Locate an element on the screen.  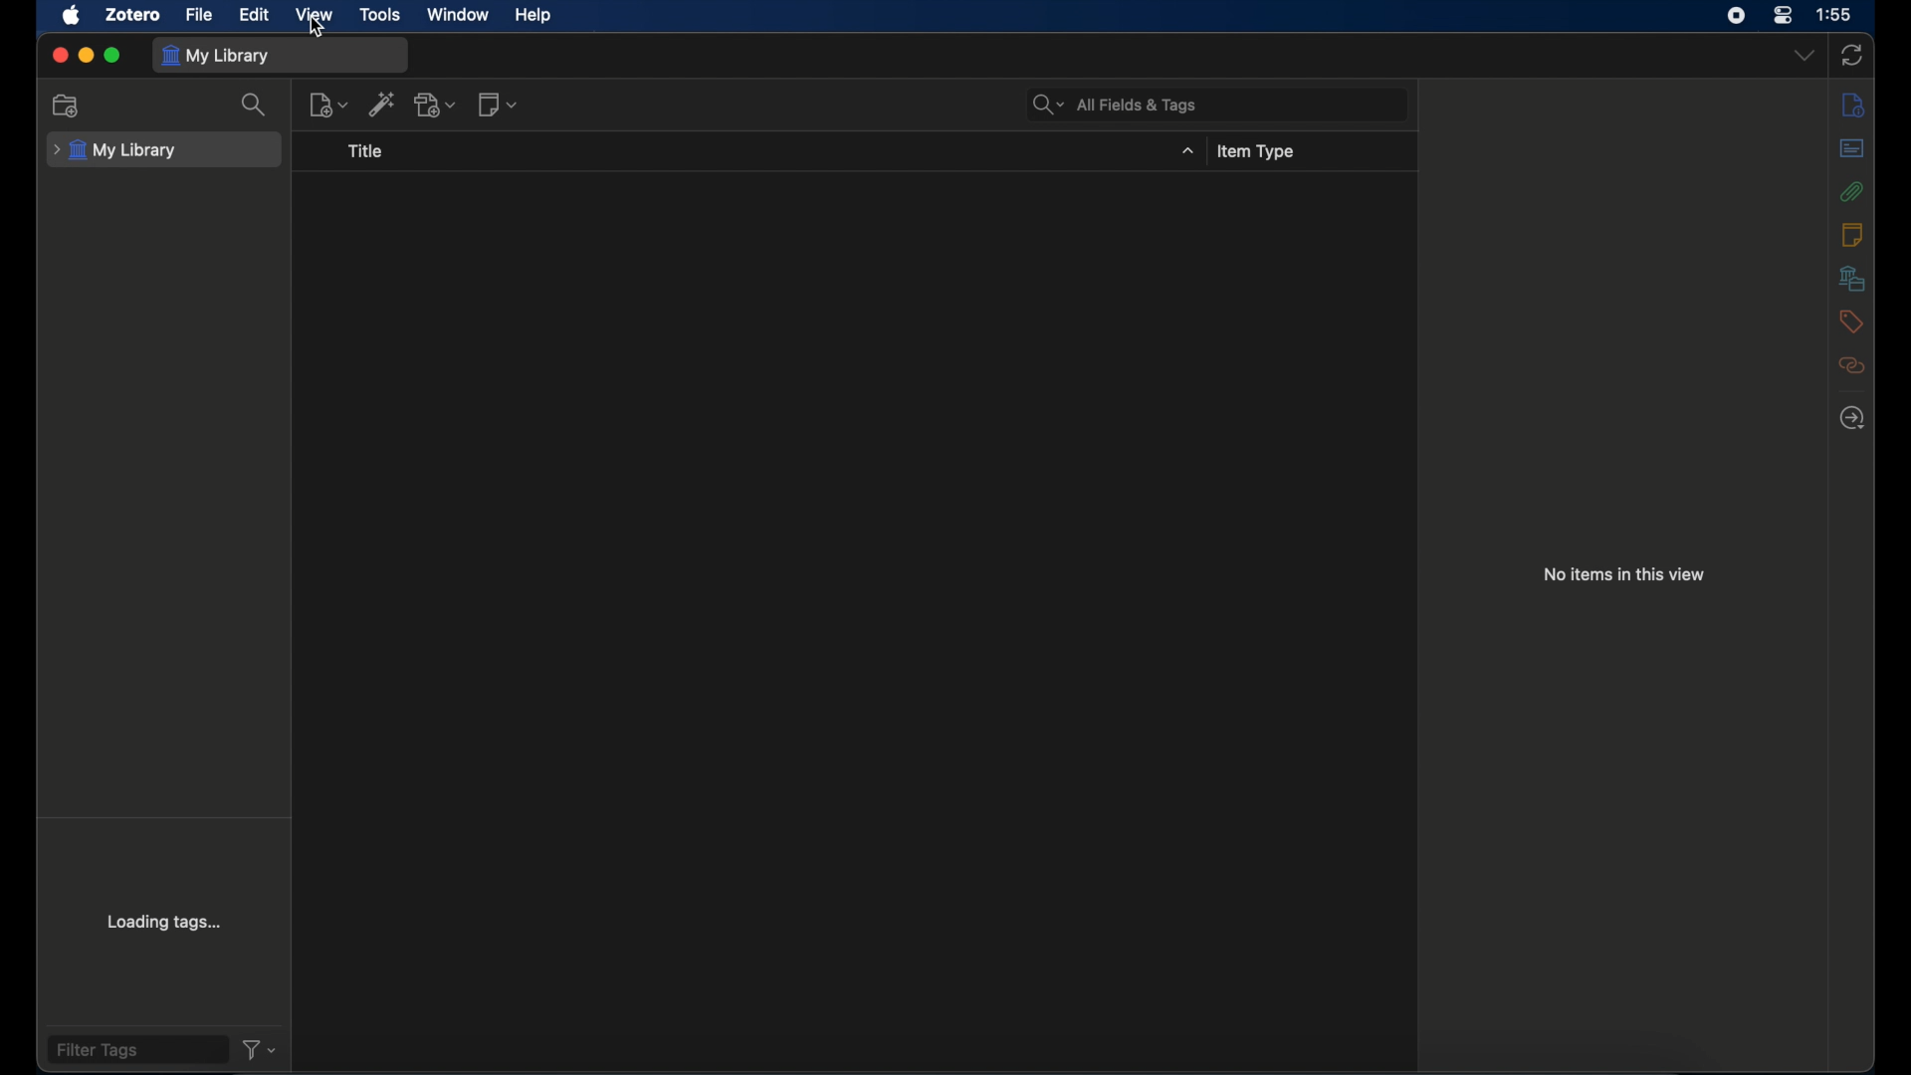
my library is located at coordinates (115, 147).